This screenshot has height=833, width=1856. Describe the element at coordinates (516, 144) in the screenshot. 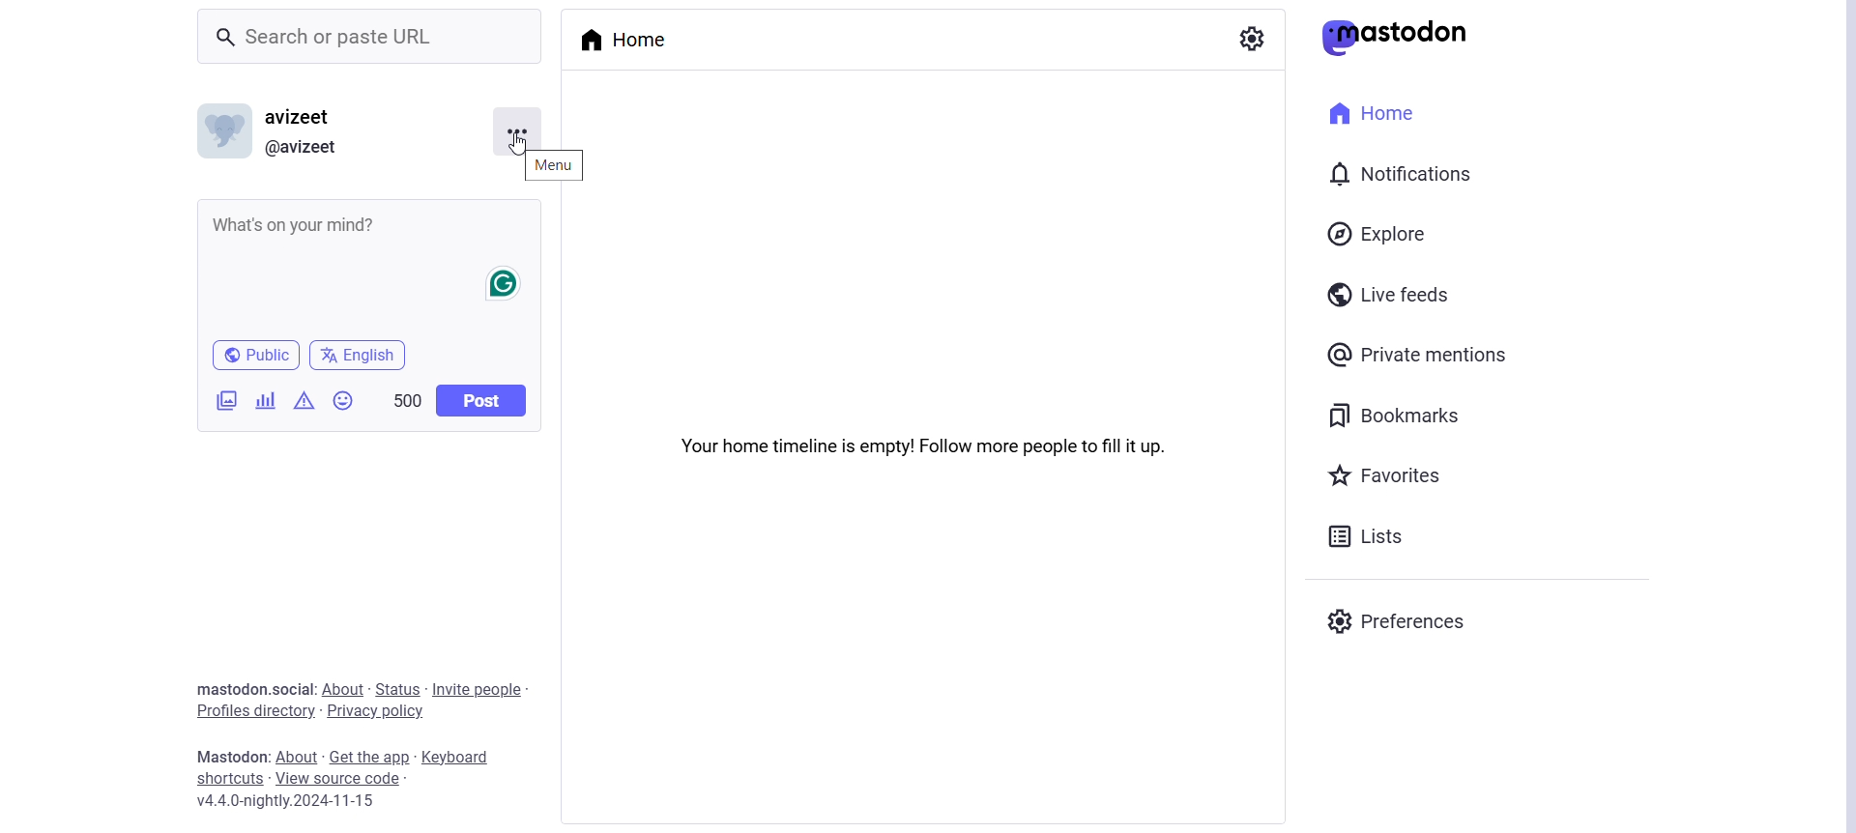

I see `cursor` at that location.